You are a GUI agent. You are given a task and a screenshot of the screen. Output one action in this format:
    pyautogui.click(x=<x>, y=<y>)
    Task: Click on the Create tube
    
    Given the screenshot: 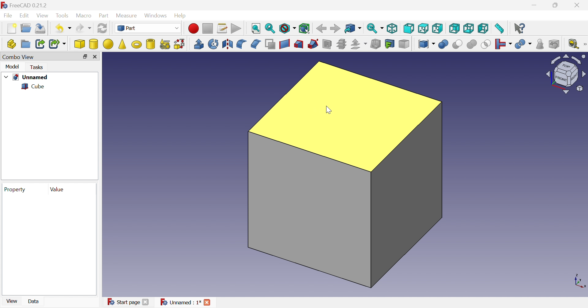 What is the action you would take?
    pyautogui.click(x=151, y=44)
    